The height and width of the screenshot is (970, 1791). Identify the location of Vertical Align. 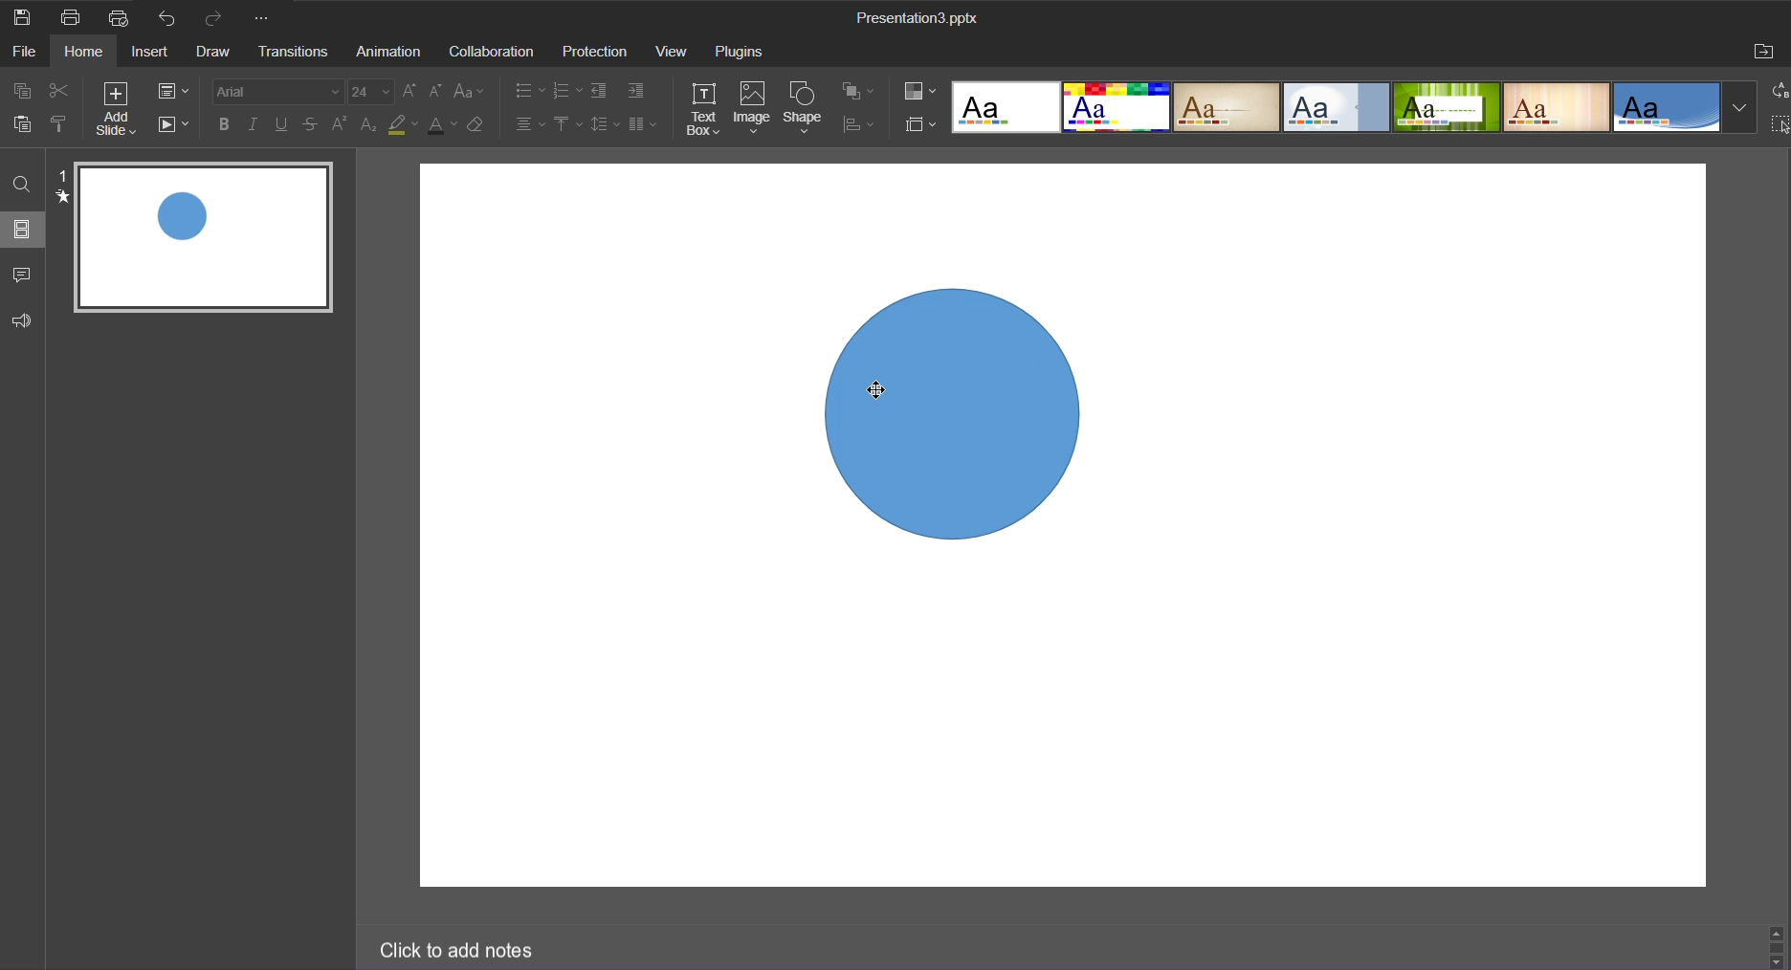
(569, 127).